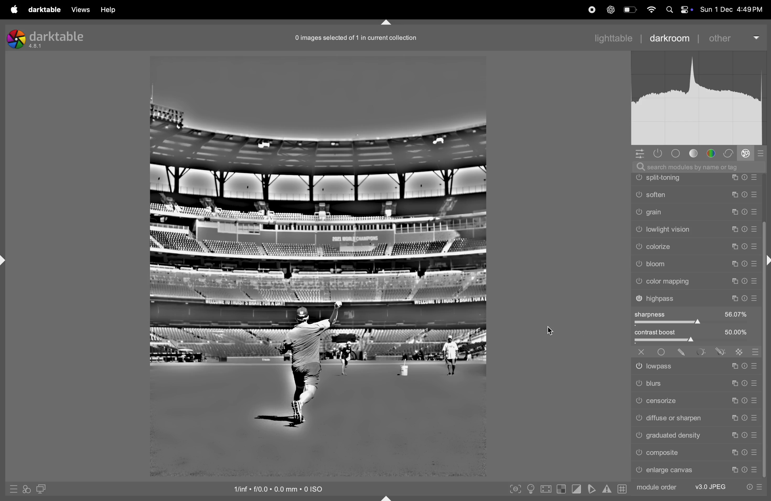 This screenshot has width=771, height=501. Describe the element at coordinates (11, 489) in the screenshot. I see `quick acess presets` at that location.